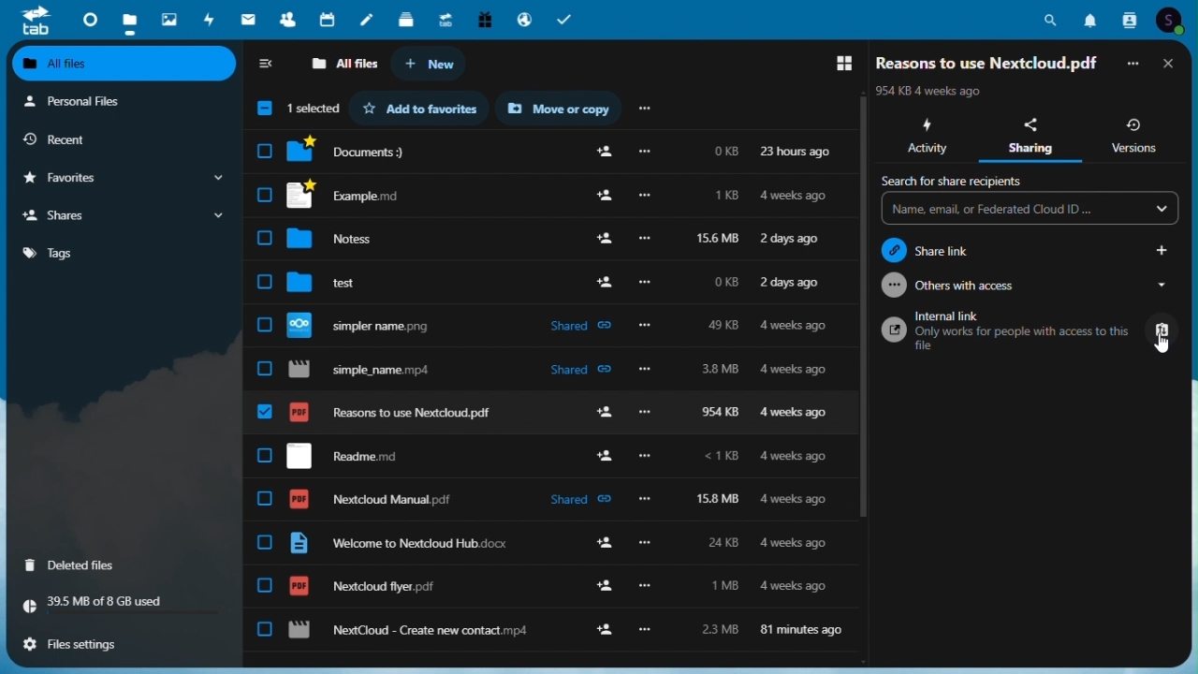  Describe the element at coordinates (793, 197) in the screenshot. I see `4 weeks ago` at that location.